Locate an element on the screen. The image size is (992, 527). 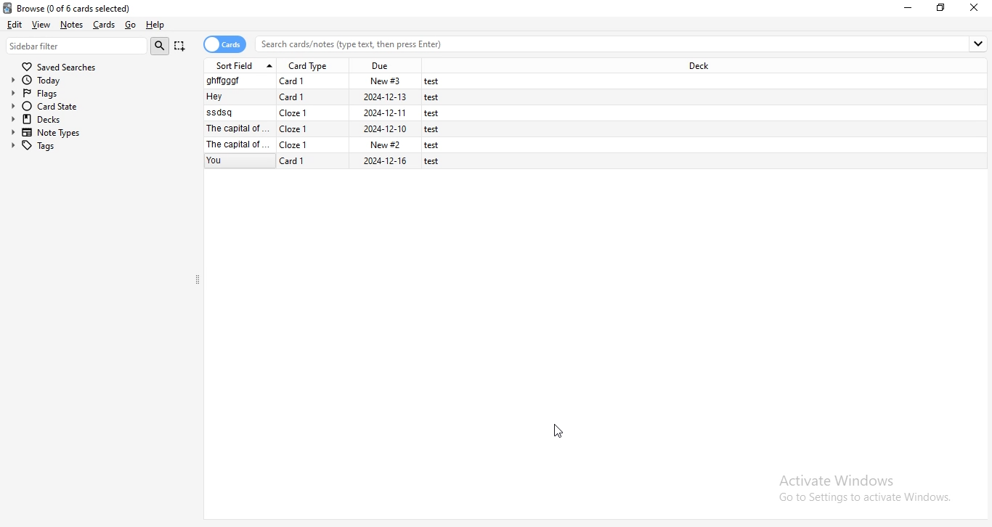
Maximize is located at coordinates (943, 8).